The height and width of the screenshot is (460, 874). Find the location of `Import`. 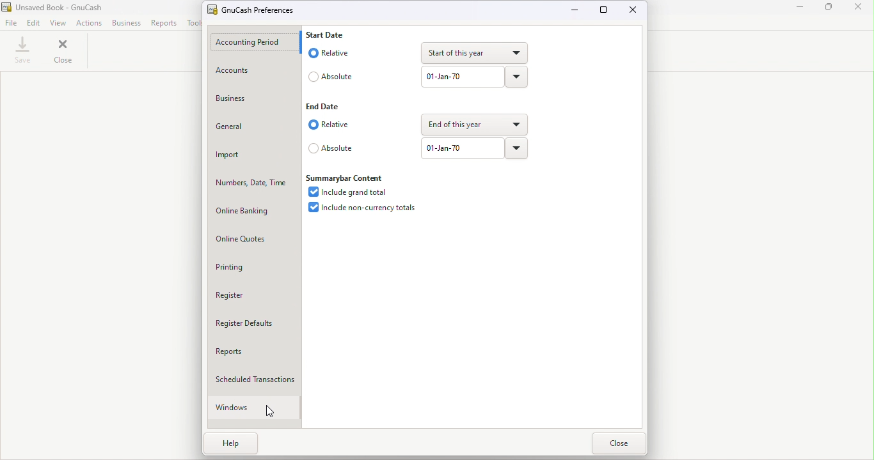

Import is located at coordinates (254, 153).